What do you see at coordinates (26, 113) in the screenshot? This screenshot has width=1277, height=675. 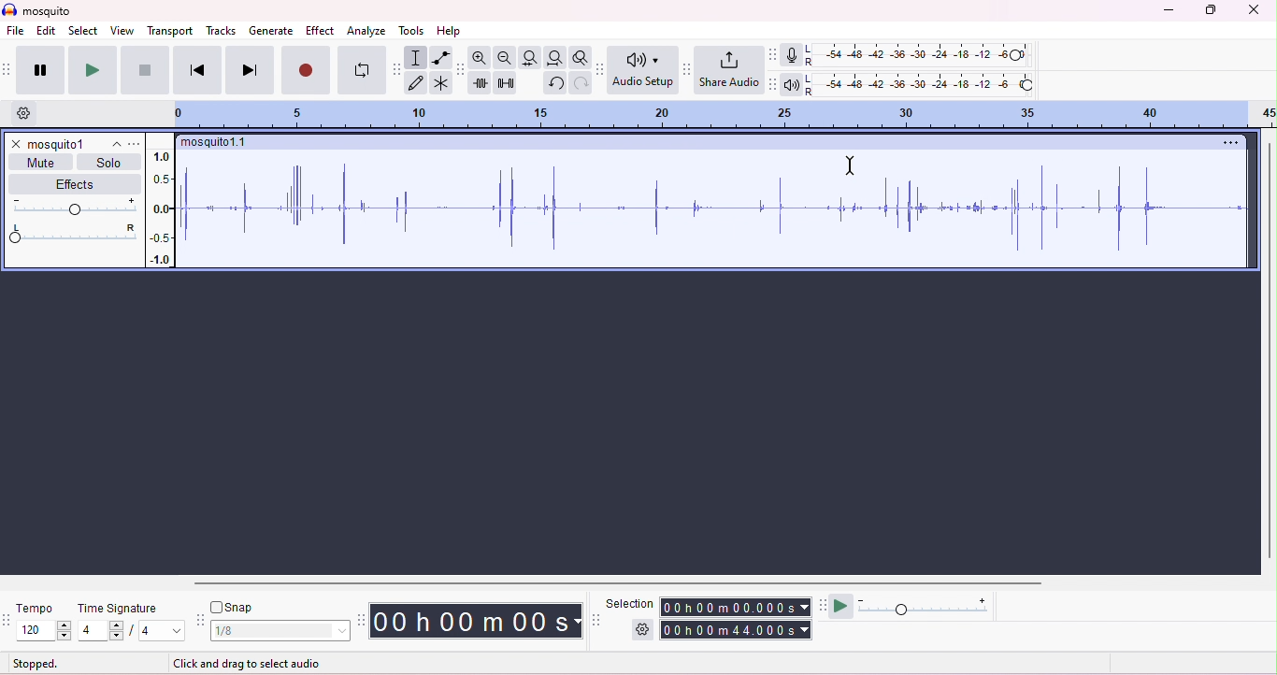 I see `timeline options` at bounding box center [26, 113].